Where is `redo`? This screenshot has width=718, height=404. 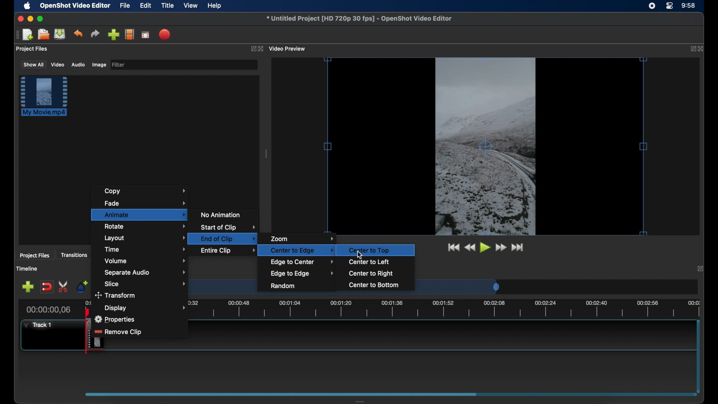
redo is located at coordinates (95, 34).